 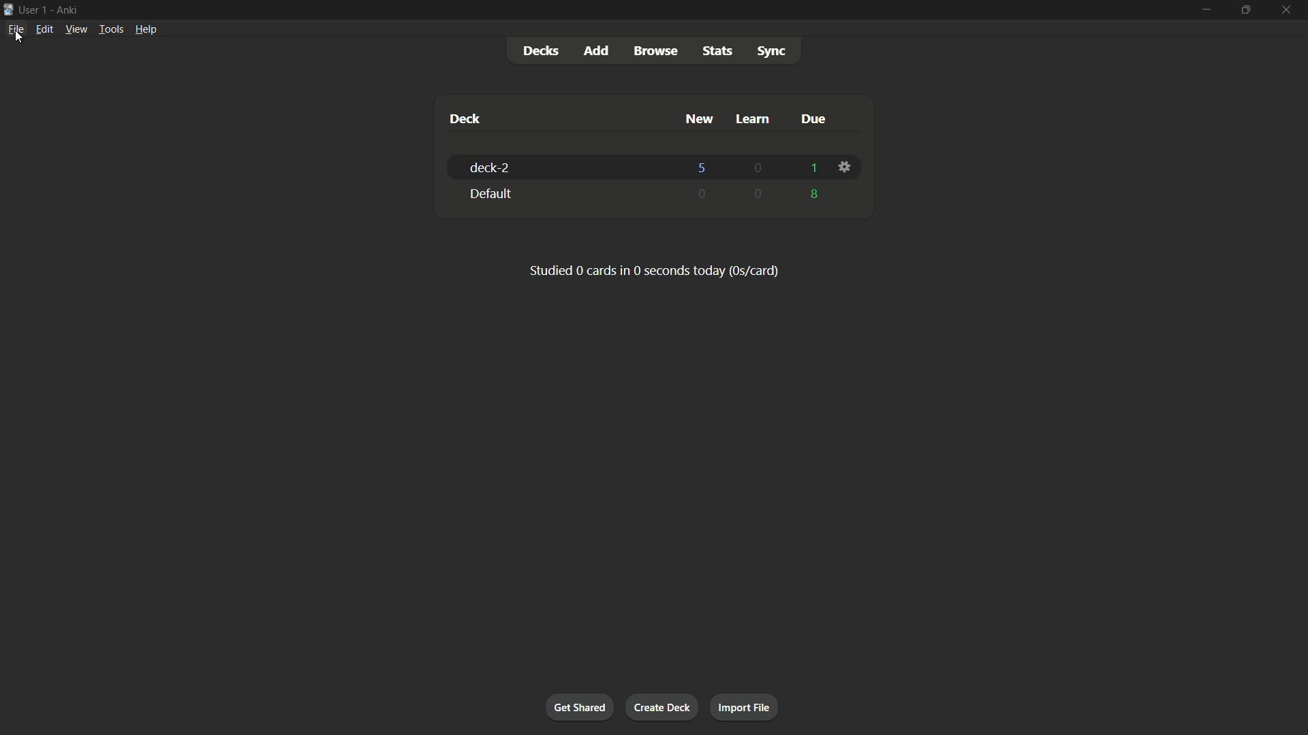 I want to click on Sync, so click(x=772, y=51).